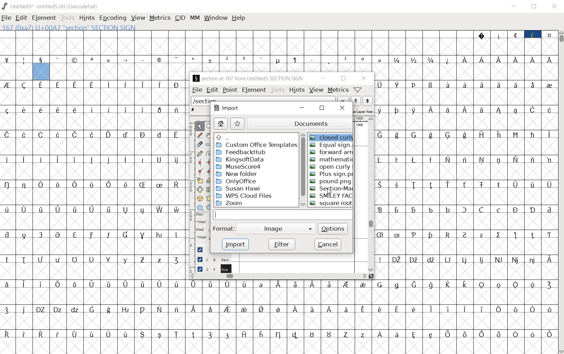  Describe the element at coordinates (216, 17) in the screenshot. I see `window` at that location.